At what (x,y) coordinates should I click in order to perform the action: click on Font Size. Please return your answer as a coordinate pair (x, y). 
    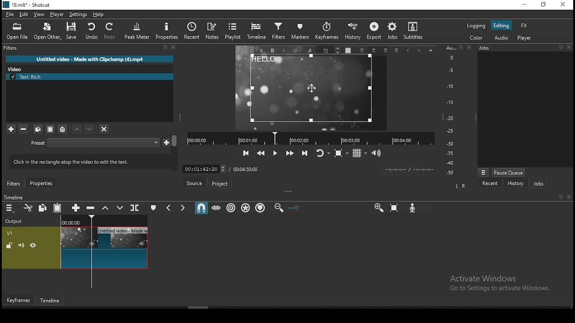
    Looking at the image, I should click on (330, 50).